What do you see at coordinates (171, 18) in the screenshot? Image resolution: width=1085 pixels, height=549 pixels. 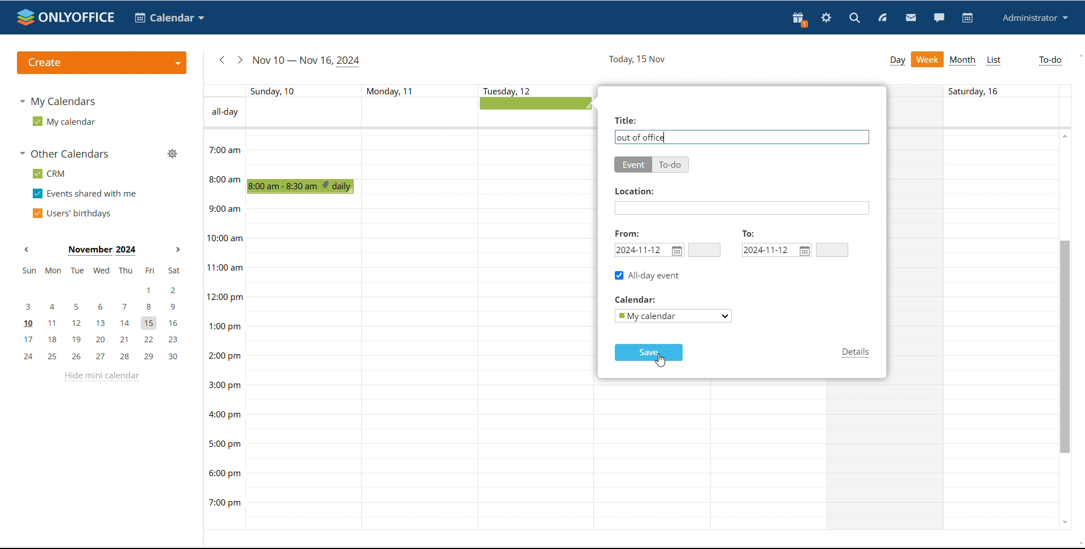 I see `select application` at bounding box center [171, 18].